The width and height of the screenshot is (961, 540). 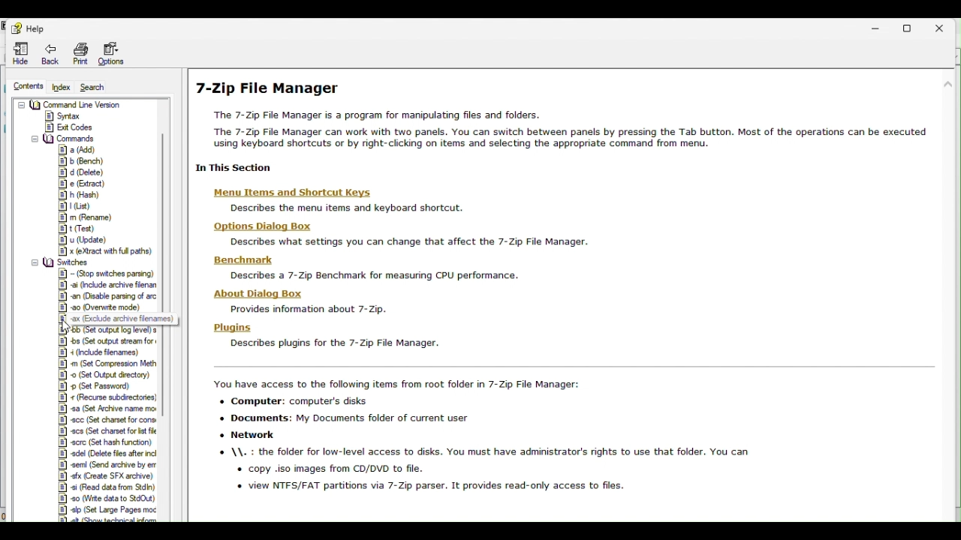 I want to click on 18] acs (Set charset for hist file, so click(x=106, y=430).